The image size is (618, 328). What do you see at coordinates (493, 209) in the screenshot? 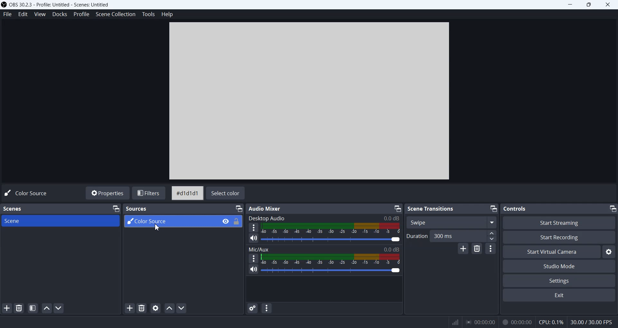
I see `Minimize` at bounding box center [493, 209].